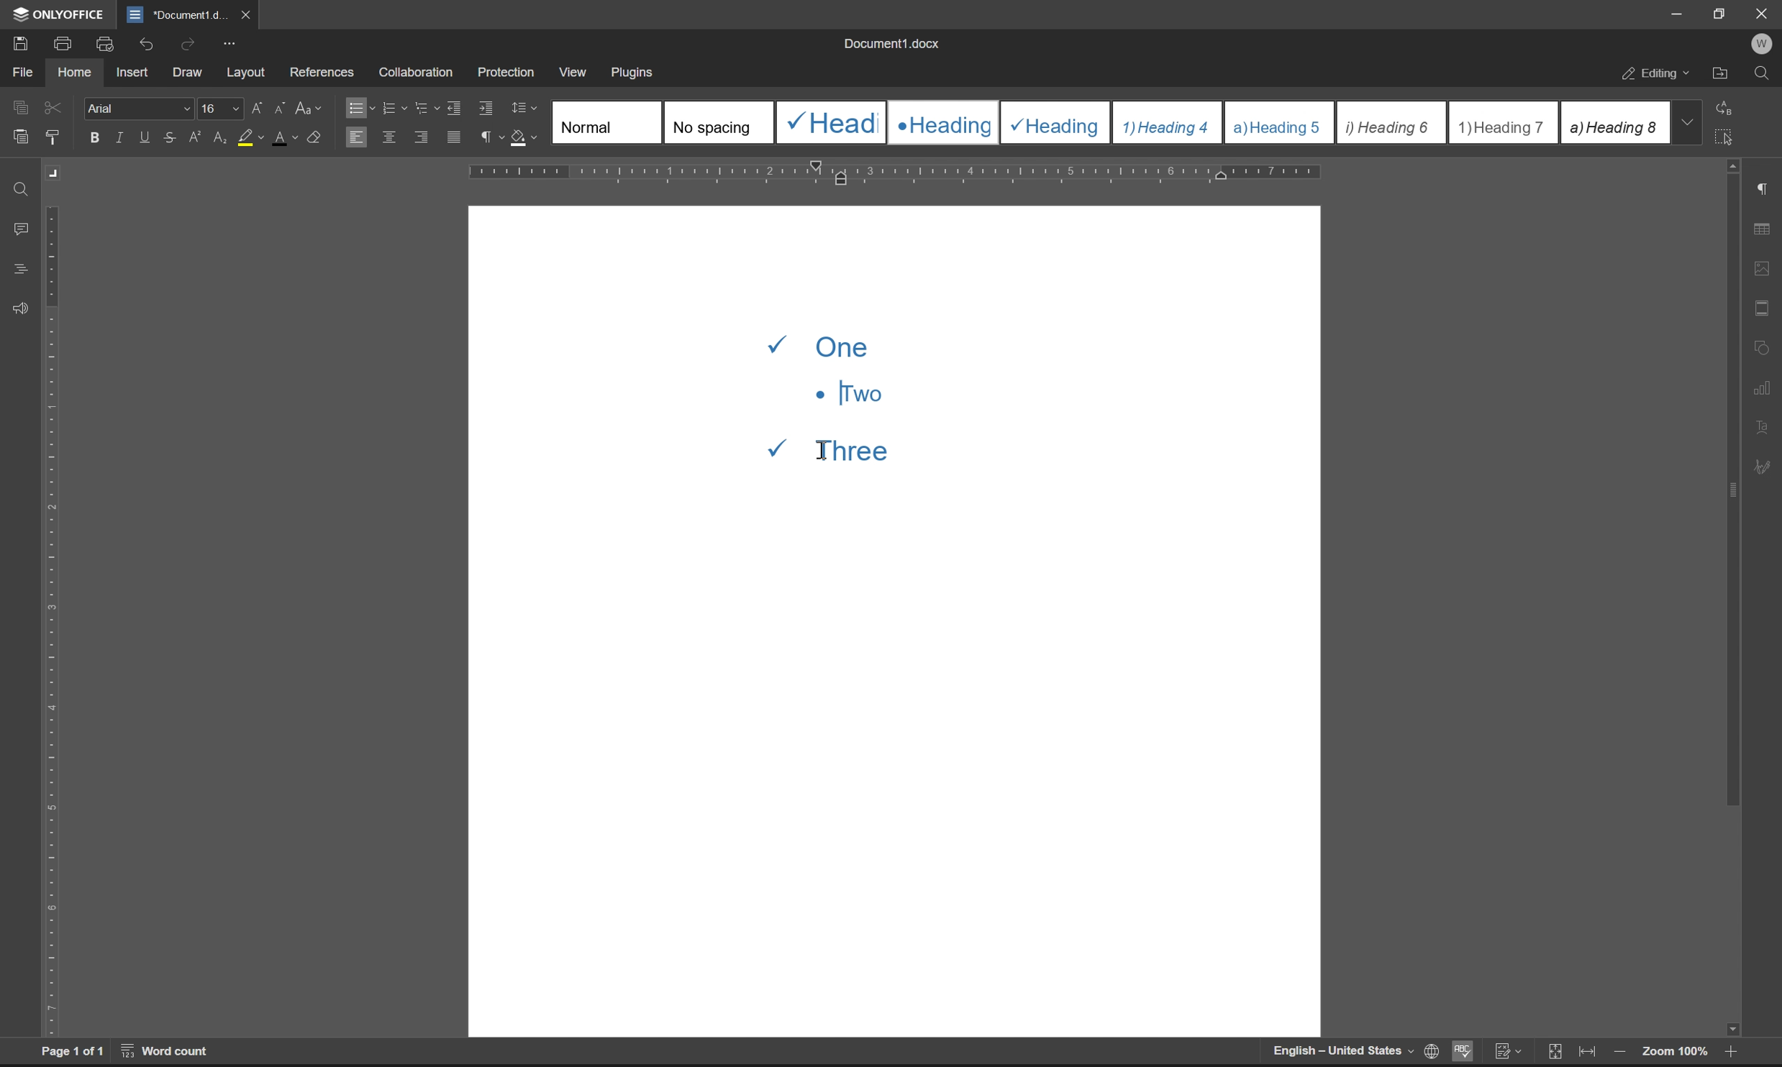  What do you see at coordinates (896, 173) in the screenshot?
I see `ruler` at bounding box center [896, 173].